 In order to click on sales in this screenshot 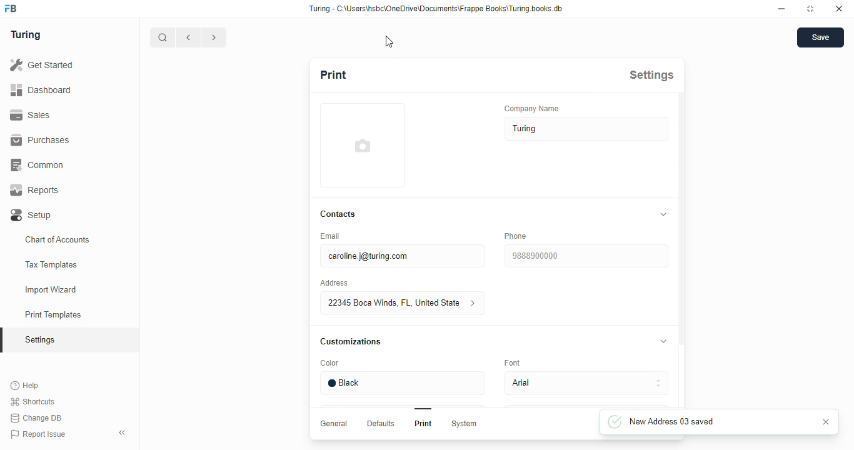, I will do `click(33, 115)`.